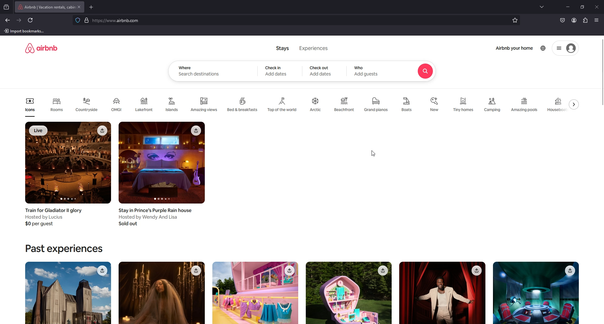 The width and height of the screenshot is (604, 324). Describe the element at coordinates (31, 20) in the screenshot. I see `refresh` at that location.